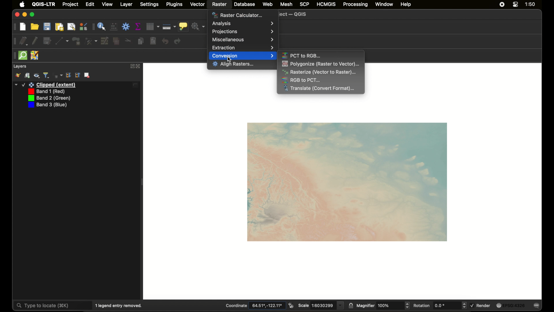  What do you see at coordinates (25, 15) in the screenshot?
I see `minimize` at bounding box center [25, 15].